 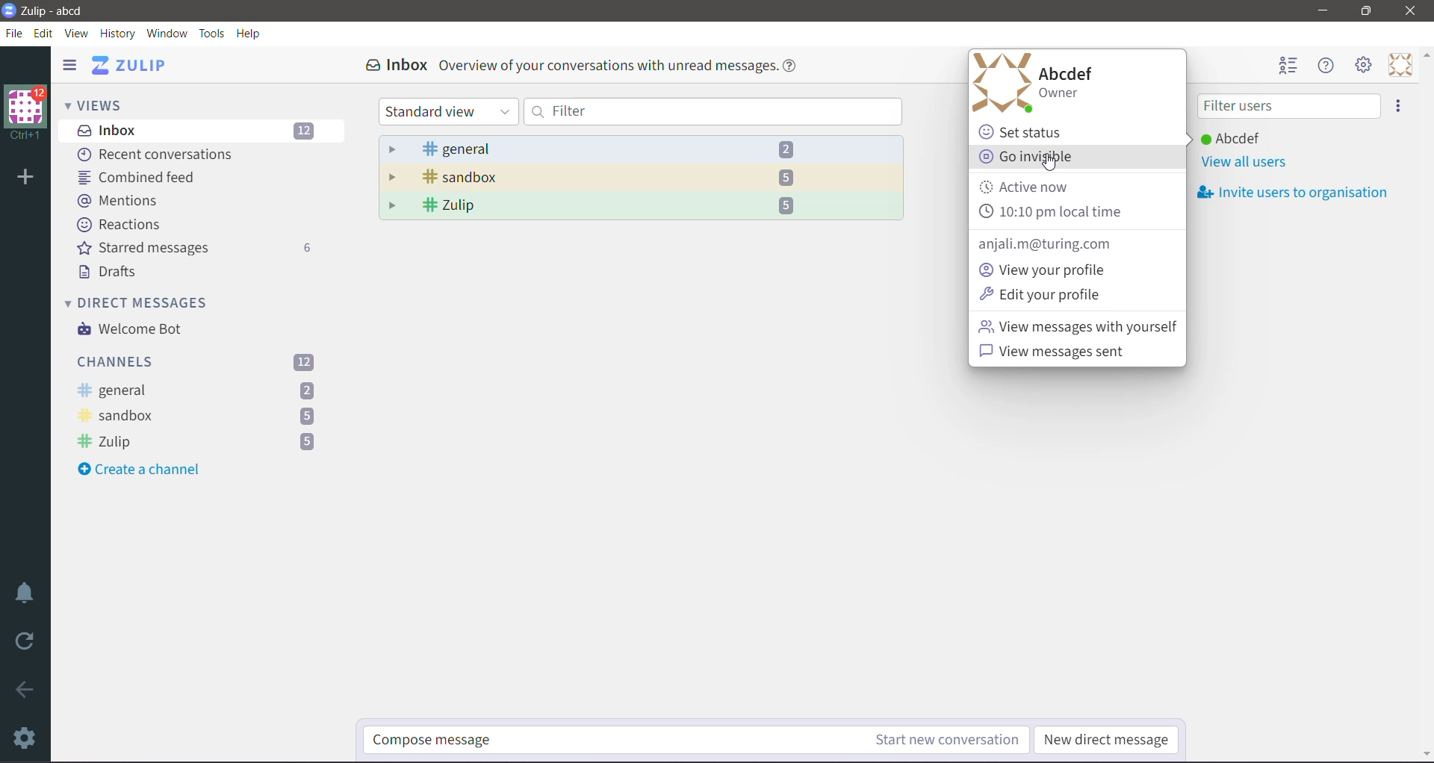 What do you see at coordinates (142, 177) in the screenshot?
I see `Combined feed` at bounding box center [142, 177].